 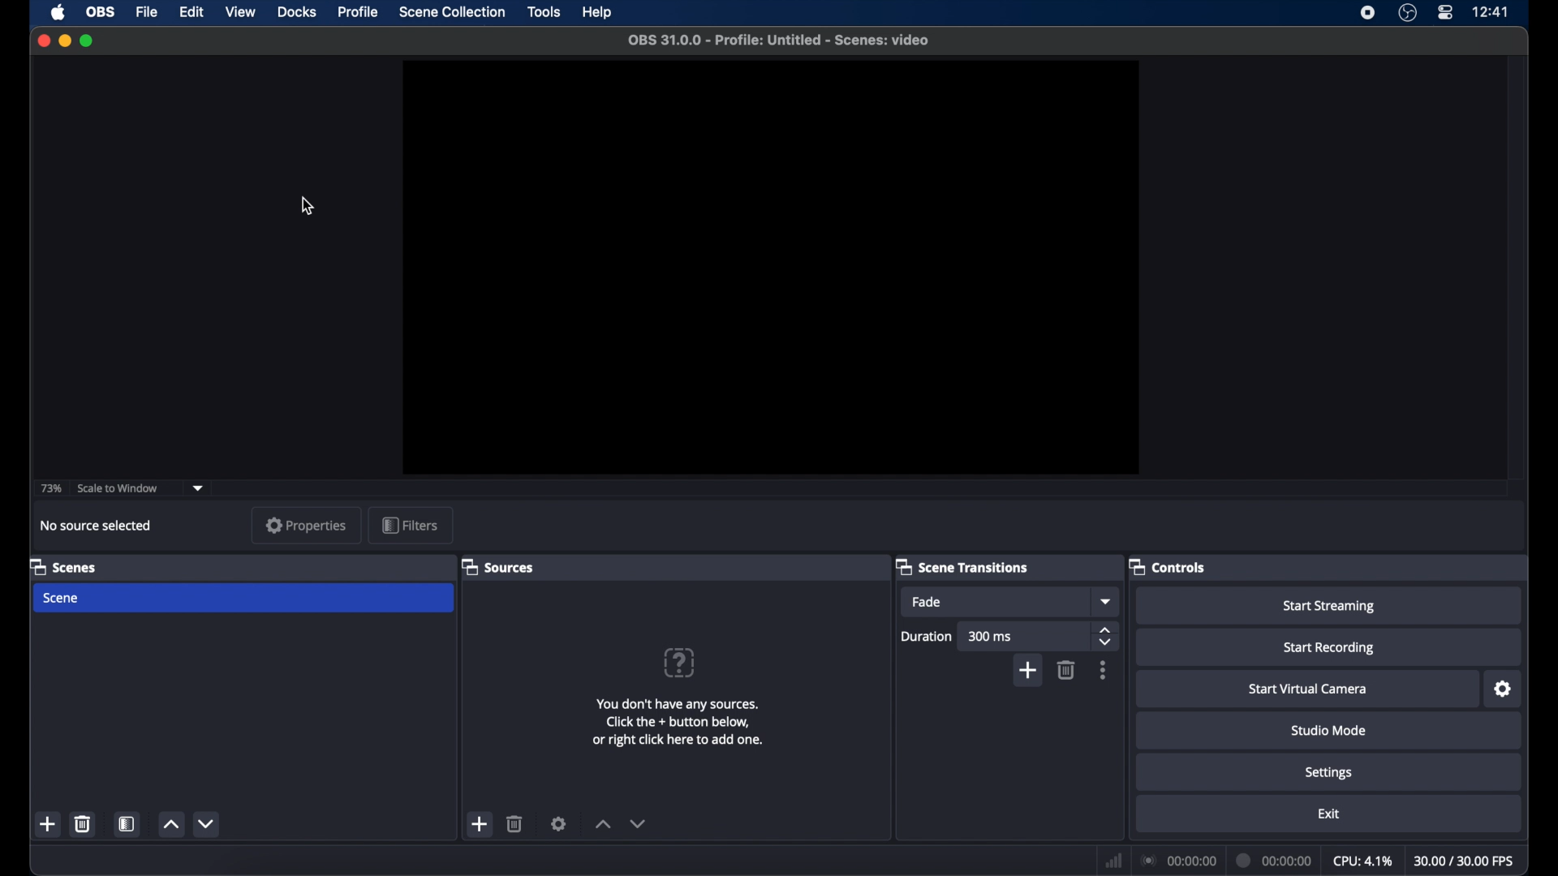 I want to click on apple icon, so click(x=58, y=12).